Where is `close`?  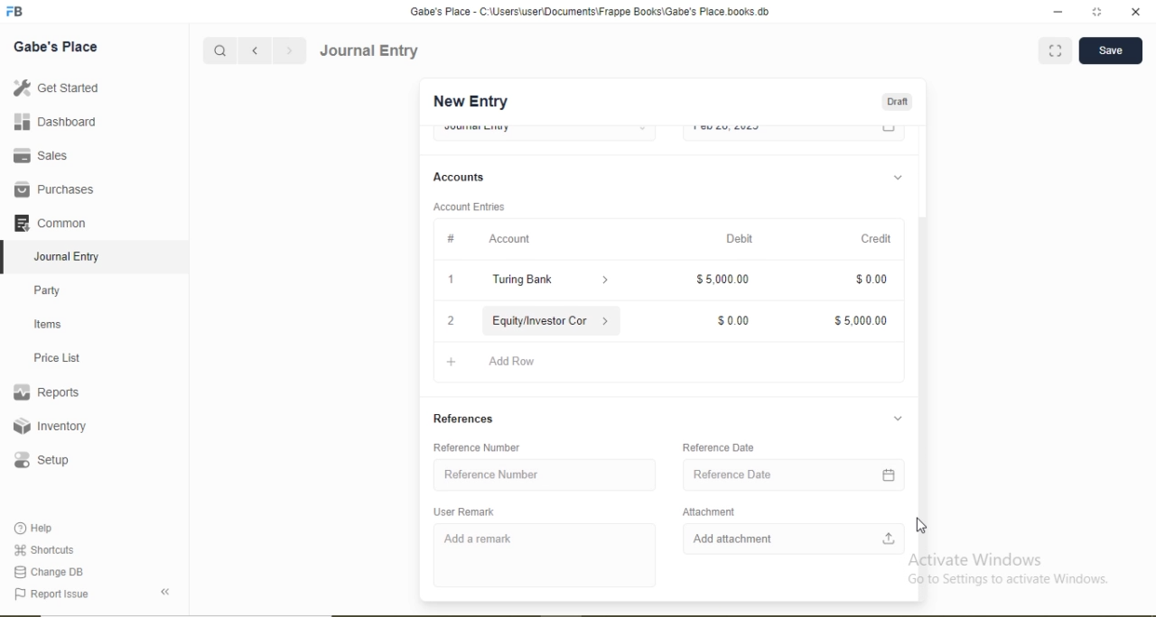
close is located at coordinates (1137, 12).